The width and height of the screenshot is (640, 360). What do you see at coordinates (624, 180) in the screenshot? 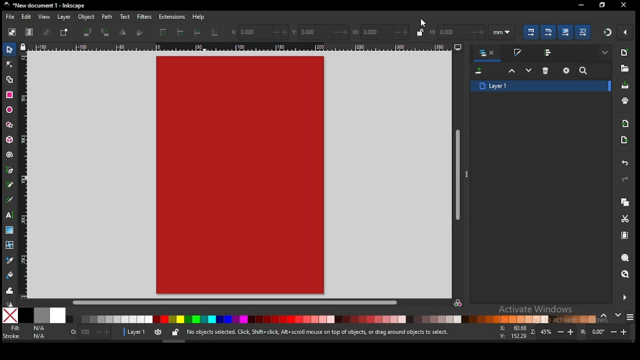
I see `redo` at bounding box center [624, 180].